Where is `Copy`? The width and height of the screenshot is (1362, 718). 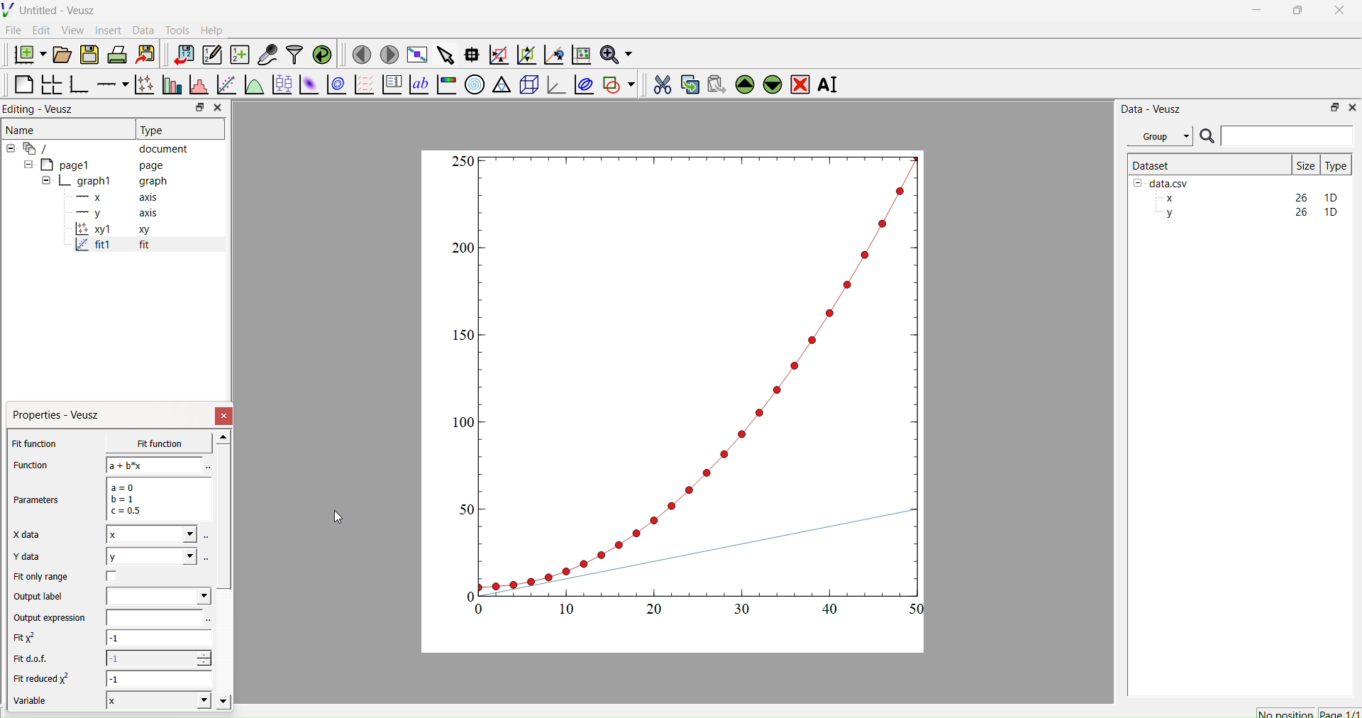
Copy is located at coordinates (686, 83).